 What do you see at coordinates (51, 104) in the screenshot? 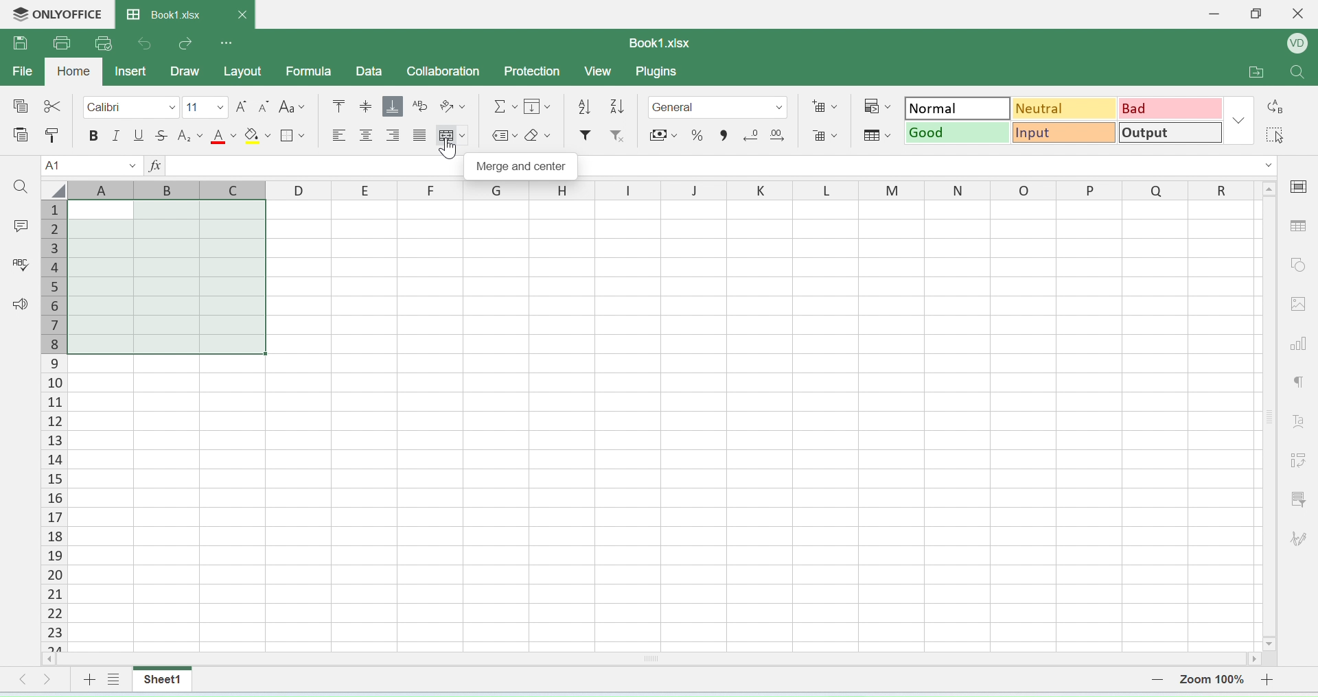
I see `cut` at bounding box center [51, 104].